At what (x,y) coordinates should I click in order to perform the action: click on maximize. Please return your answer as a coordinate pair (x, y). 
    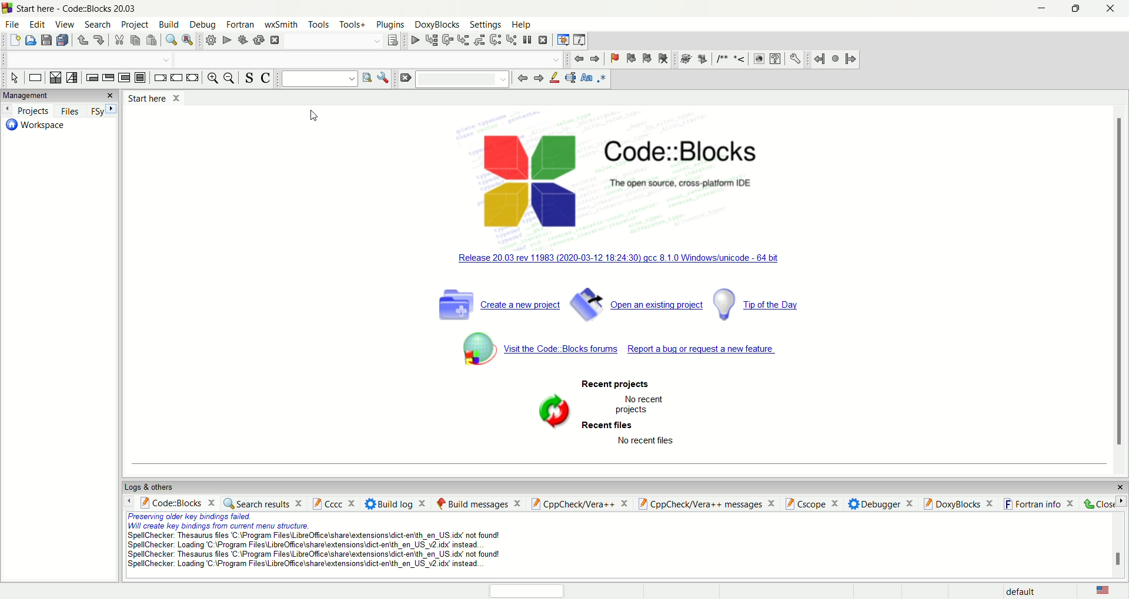
    Looking at the image, I should click on (1072, 12).